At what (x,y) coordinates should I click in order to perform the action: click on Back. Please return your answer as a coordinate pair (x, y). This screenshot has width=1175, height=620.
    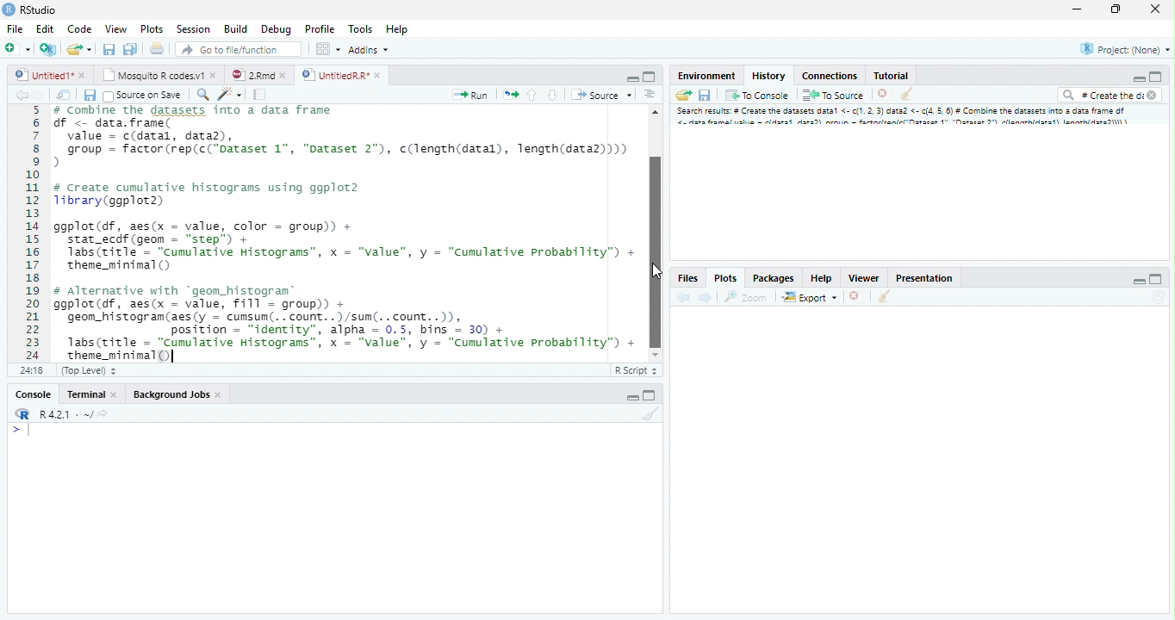
    Looking at the image, I should click on (15, 97).